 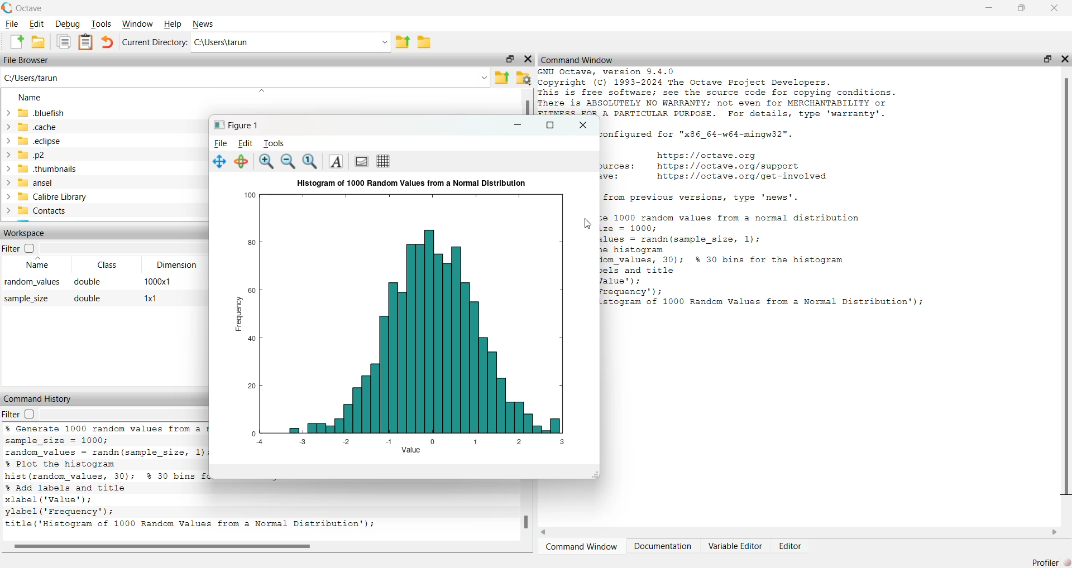 What do you see at coordinates (241, 162) in the screenshot?
I see `Rotate tool` at bounding box center [241, 162].